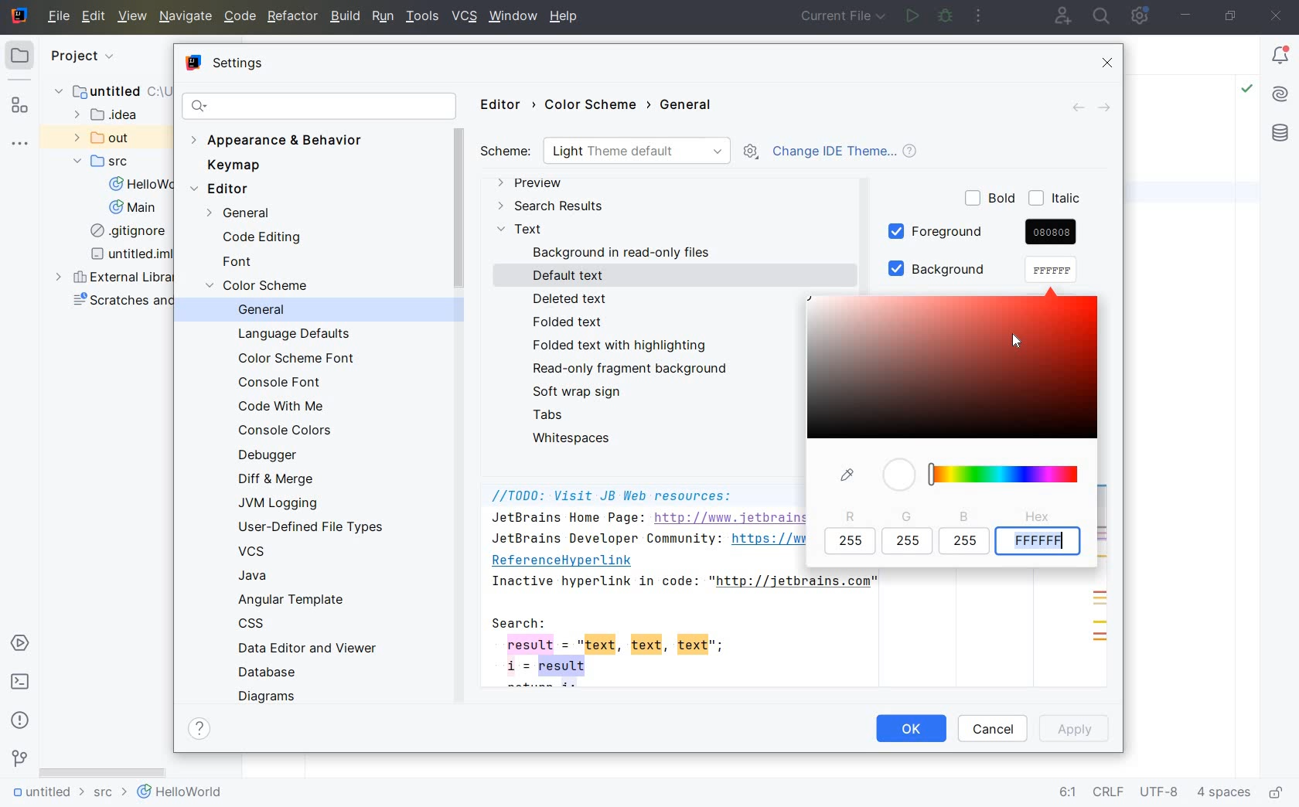 This screenshot has height=807, width=1299. I want to click on JAVA, so click(268, 576).